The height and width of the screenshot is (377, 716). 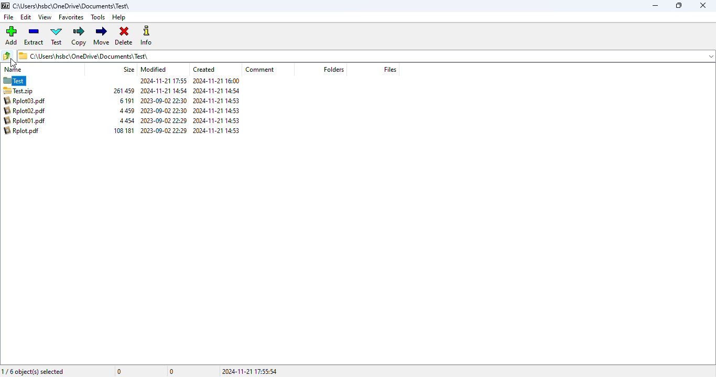 What do you see at coordinates (216, 121) in the screenshot?
I see `2024-11-21 14:53` at bounding box center [216, 121].